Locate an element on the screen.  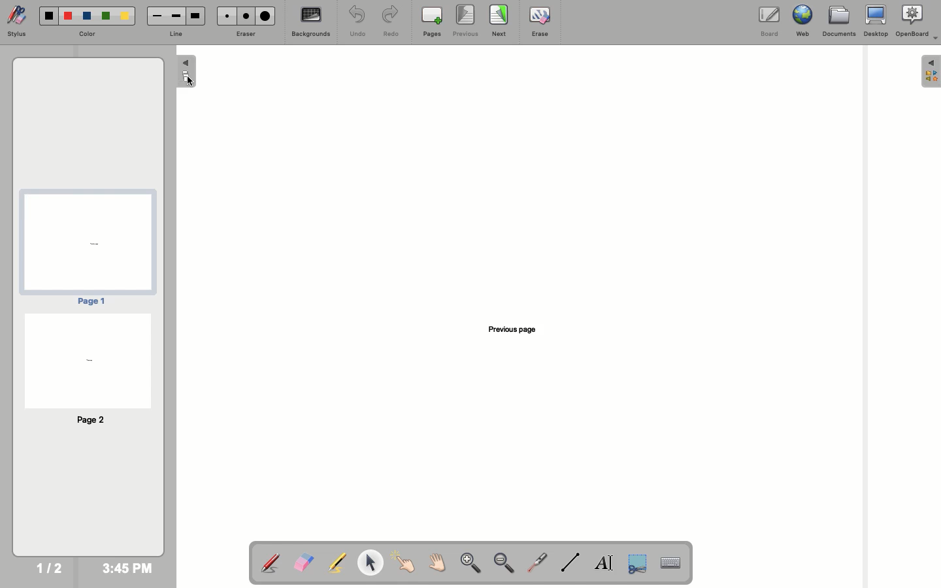
OpenBoard is located at coordinates (917, 21).